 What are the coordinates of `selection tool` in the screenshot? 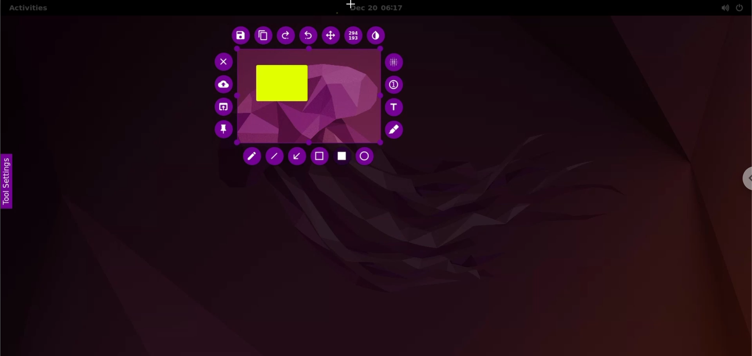 It's located at (320, 157).